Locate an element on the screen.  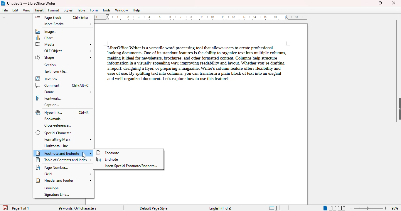
footnote and endnote is located at coordinates (63, 153).